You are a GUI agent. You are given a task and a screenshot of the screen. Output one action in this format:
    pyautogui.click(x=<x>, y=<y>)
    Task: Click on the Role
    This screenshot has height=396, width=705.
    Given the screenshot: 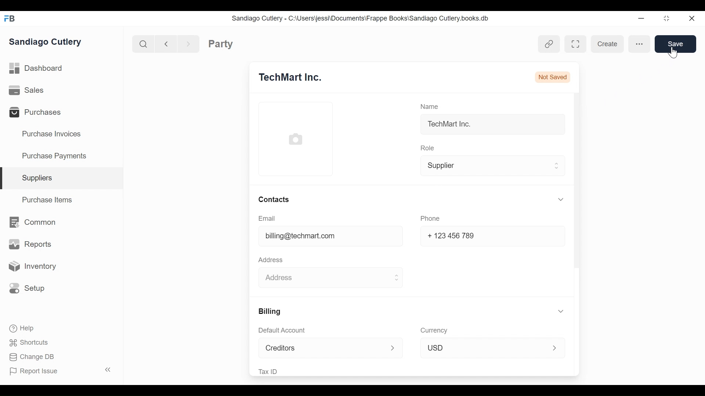 What is the action you would take?
    pyautogui.click(x=427, y=148)
    